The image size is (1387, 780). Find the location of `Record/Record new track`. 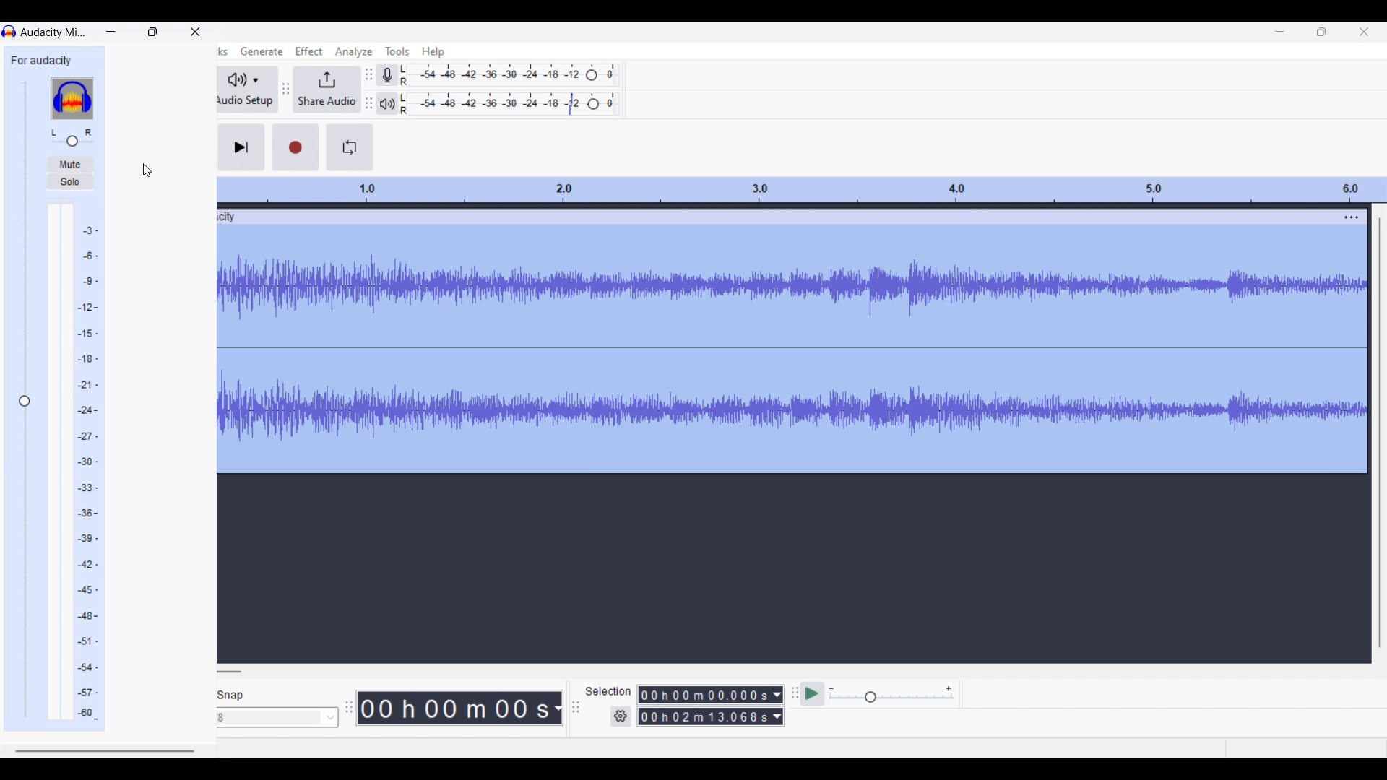

Record/Record new track is located at coordinates (295, 148).